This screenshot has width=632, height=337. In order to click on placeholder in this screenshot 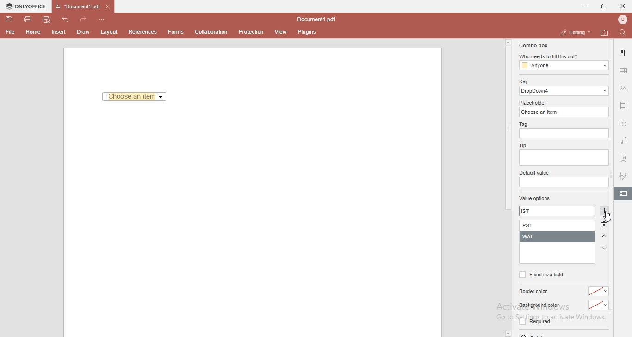, I will do `click(534, 103)`.